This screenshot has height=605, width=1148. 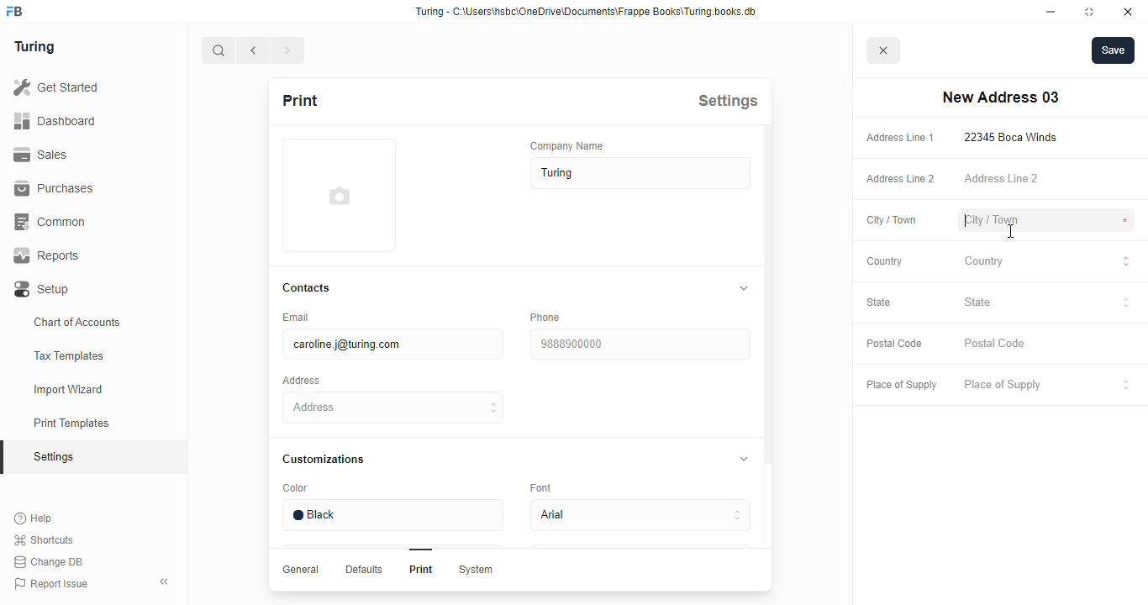 I want to click on color, so click(x=295, y=488).